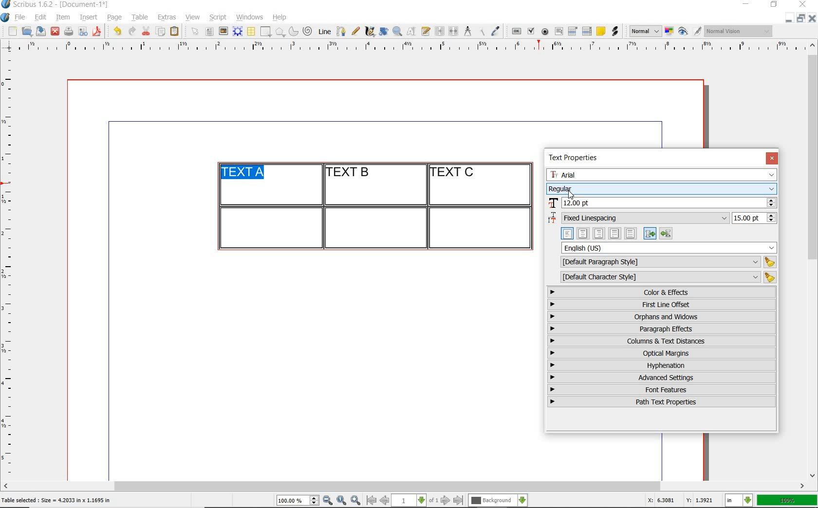 The height and width of the screenshot is (508, 818). Describe the element at coordinates (789, 18) in the screenshot. I see `minimize` at that location.